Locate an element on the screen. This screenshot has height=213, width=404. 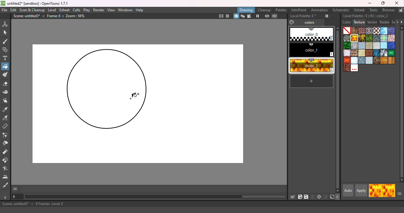
knit_s.bmp is located at coordinates (391, 38).